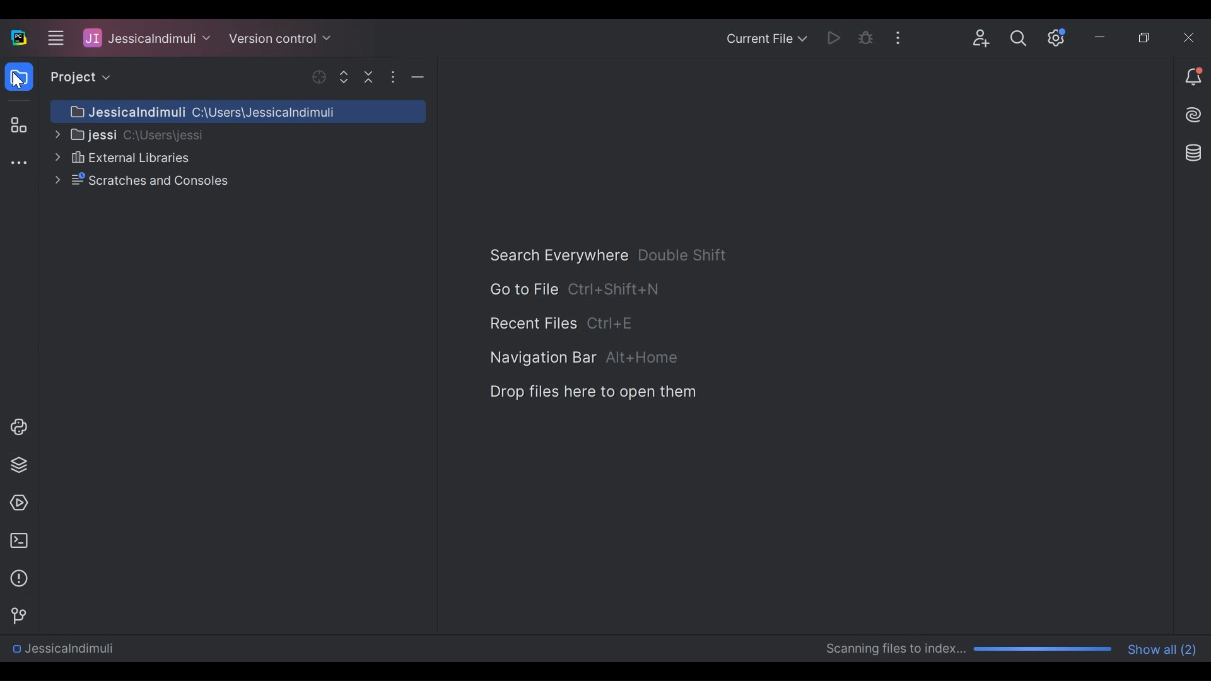 This screenshot has width=1211, height=681. What do you see at coordinates (1191, 154) in the screenshot?
I see `Database` at bounding box center [1191, 154].